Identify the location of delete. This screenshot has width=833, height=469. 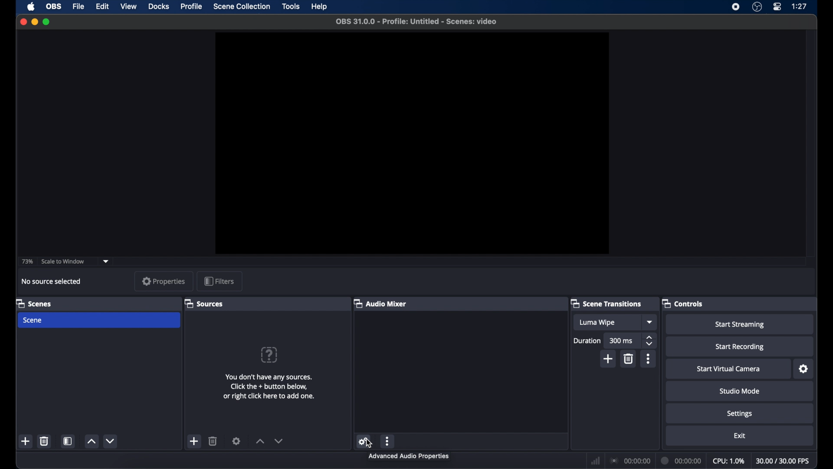
(45, 441).